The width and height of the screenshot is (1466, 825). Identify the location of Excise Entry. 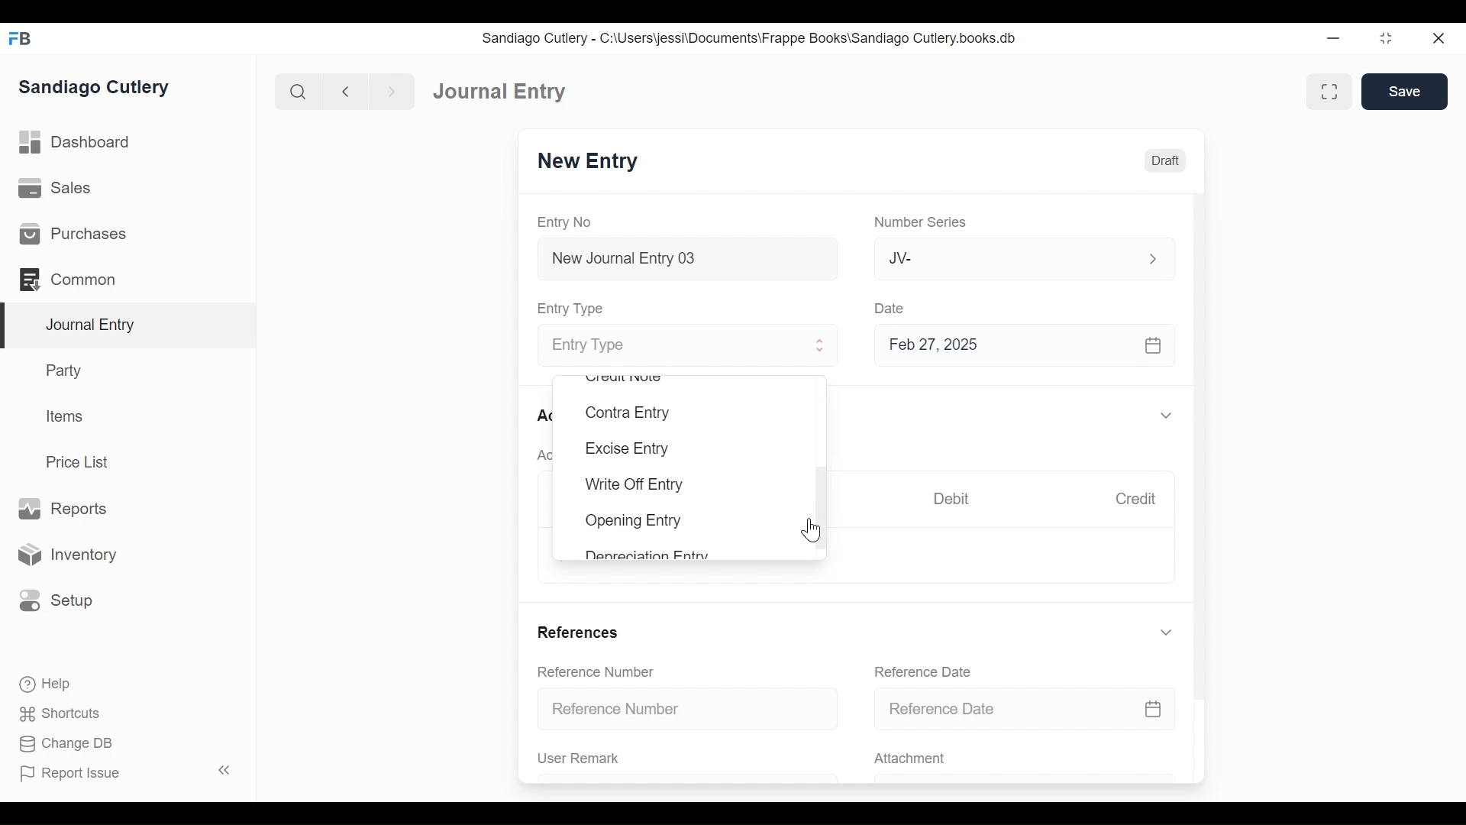
(628, 448).